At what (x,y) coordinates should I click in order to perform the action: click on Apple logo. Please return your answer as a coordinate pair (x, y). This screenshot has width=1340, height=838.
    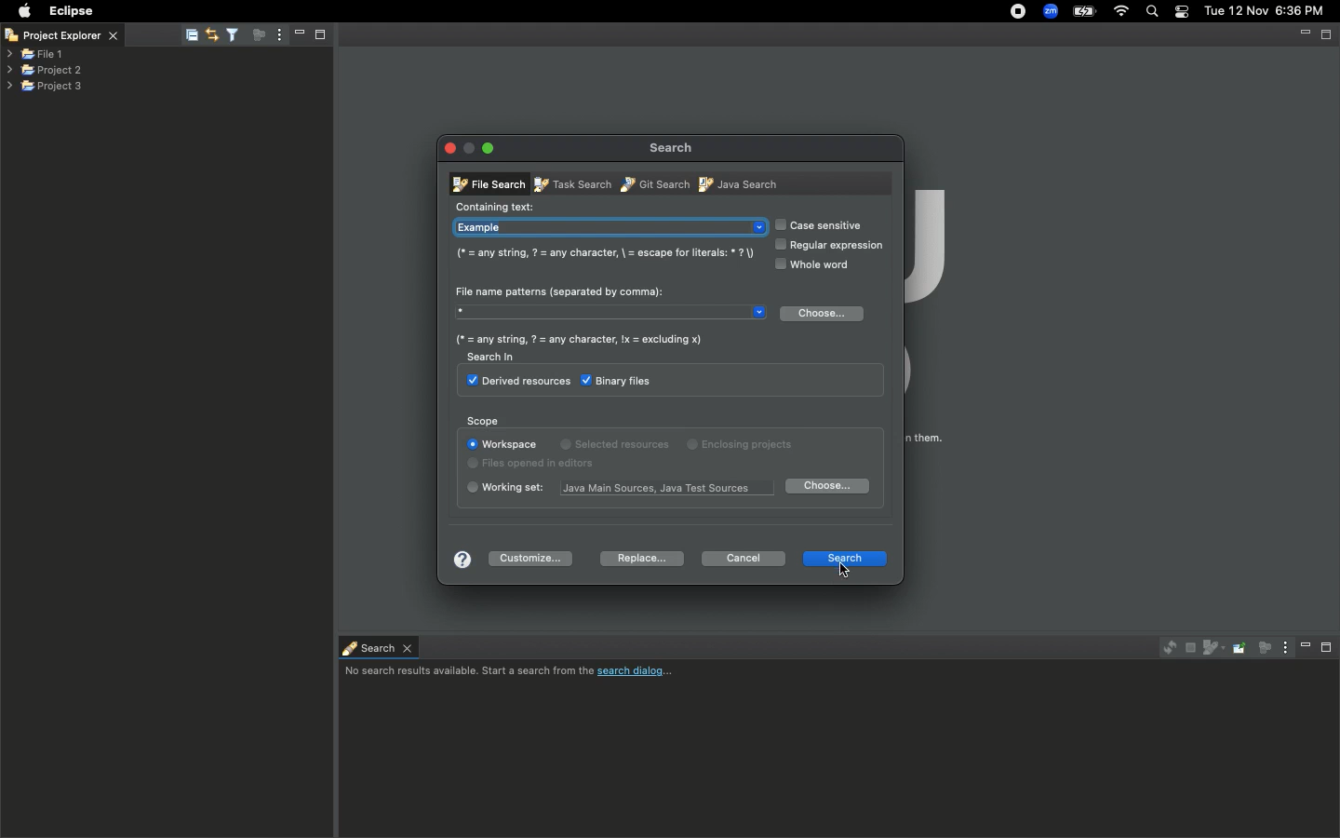
    Looking at the image, I should click on (24, 10).